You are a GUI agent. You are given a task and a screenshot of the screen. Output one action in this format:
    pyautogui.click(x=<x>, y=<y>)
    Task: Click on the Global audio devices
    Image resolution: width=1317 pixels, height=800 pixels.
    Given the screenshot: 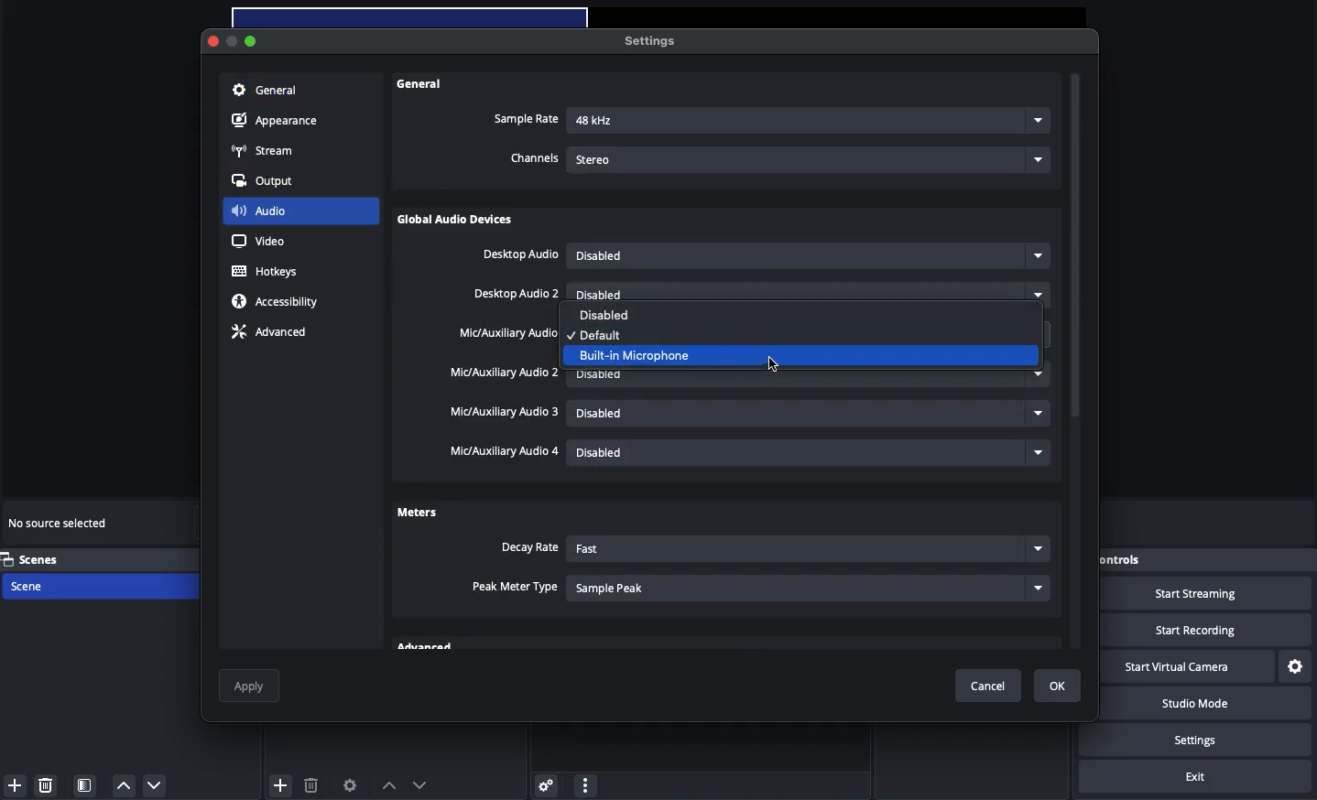 What is the action you would take?
    pyautogui.click(x=459, y=222)
    